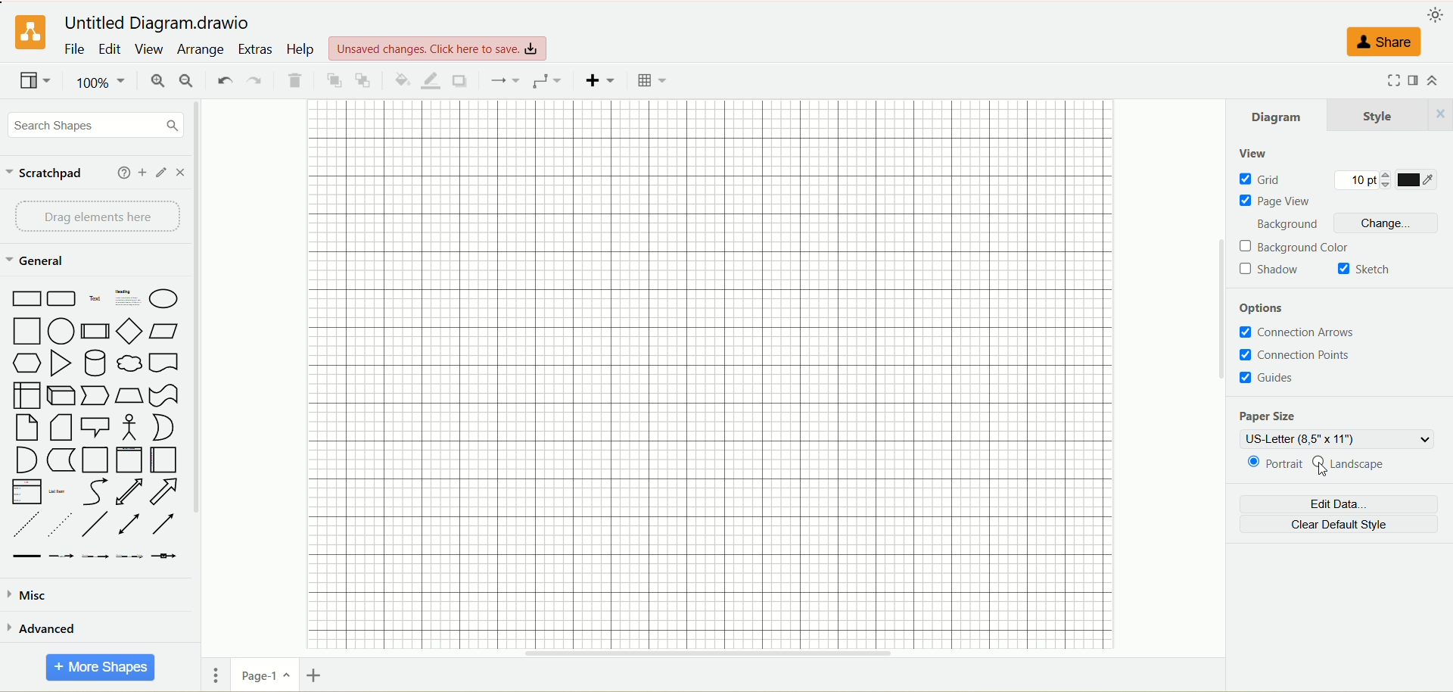 This screenshot has height=692, width=1453. Describe the element at coordinates (714, 650) in the screenshot. I see `horizontal scroll bar` at that location.